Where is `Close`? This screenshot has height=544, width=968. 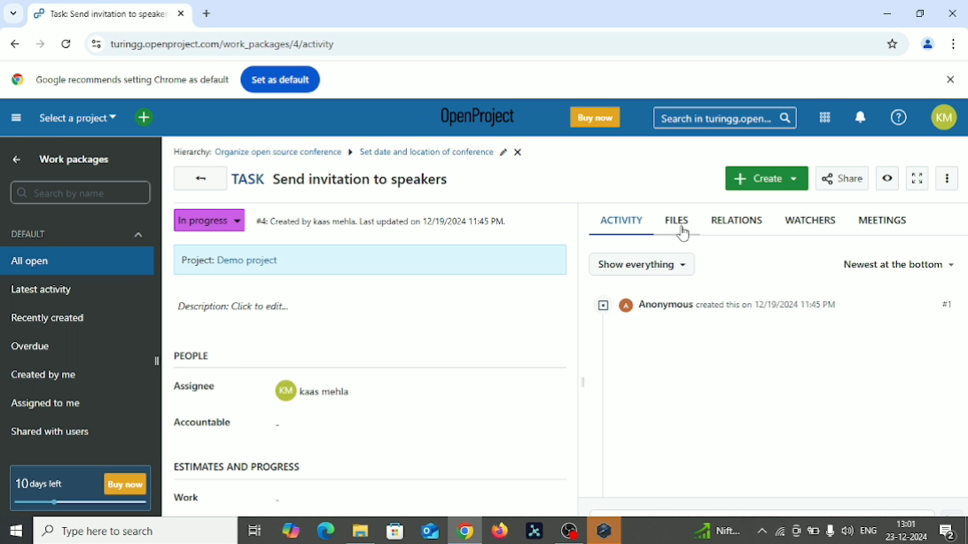
Close is located at coordinates (952, 14).